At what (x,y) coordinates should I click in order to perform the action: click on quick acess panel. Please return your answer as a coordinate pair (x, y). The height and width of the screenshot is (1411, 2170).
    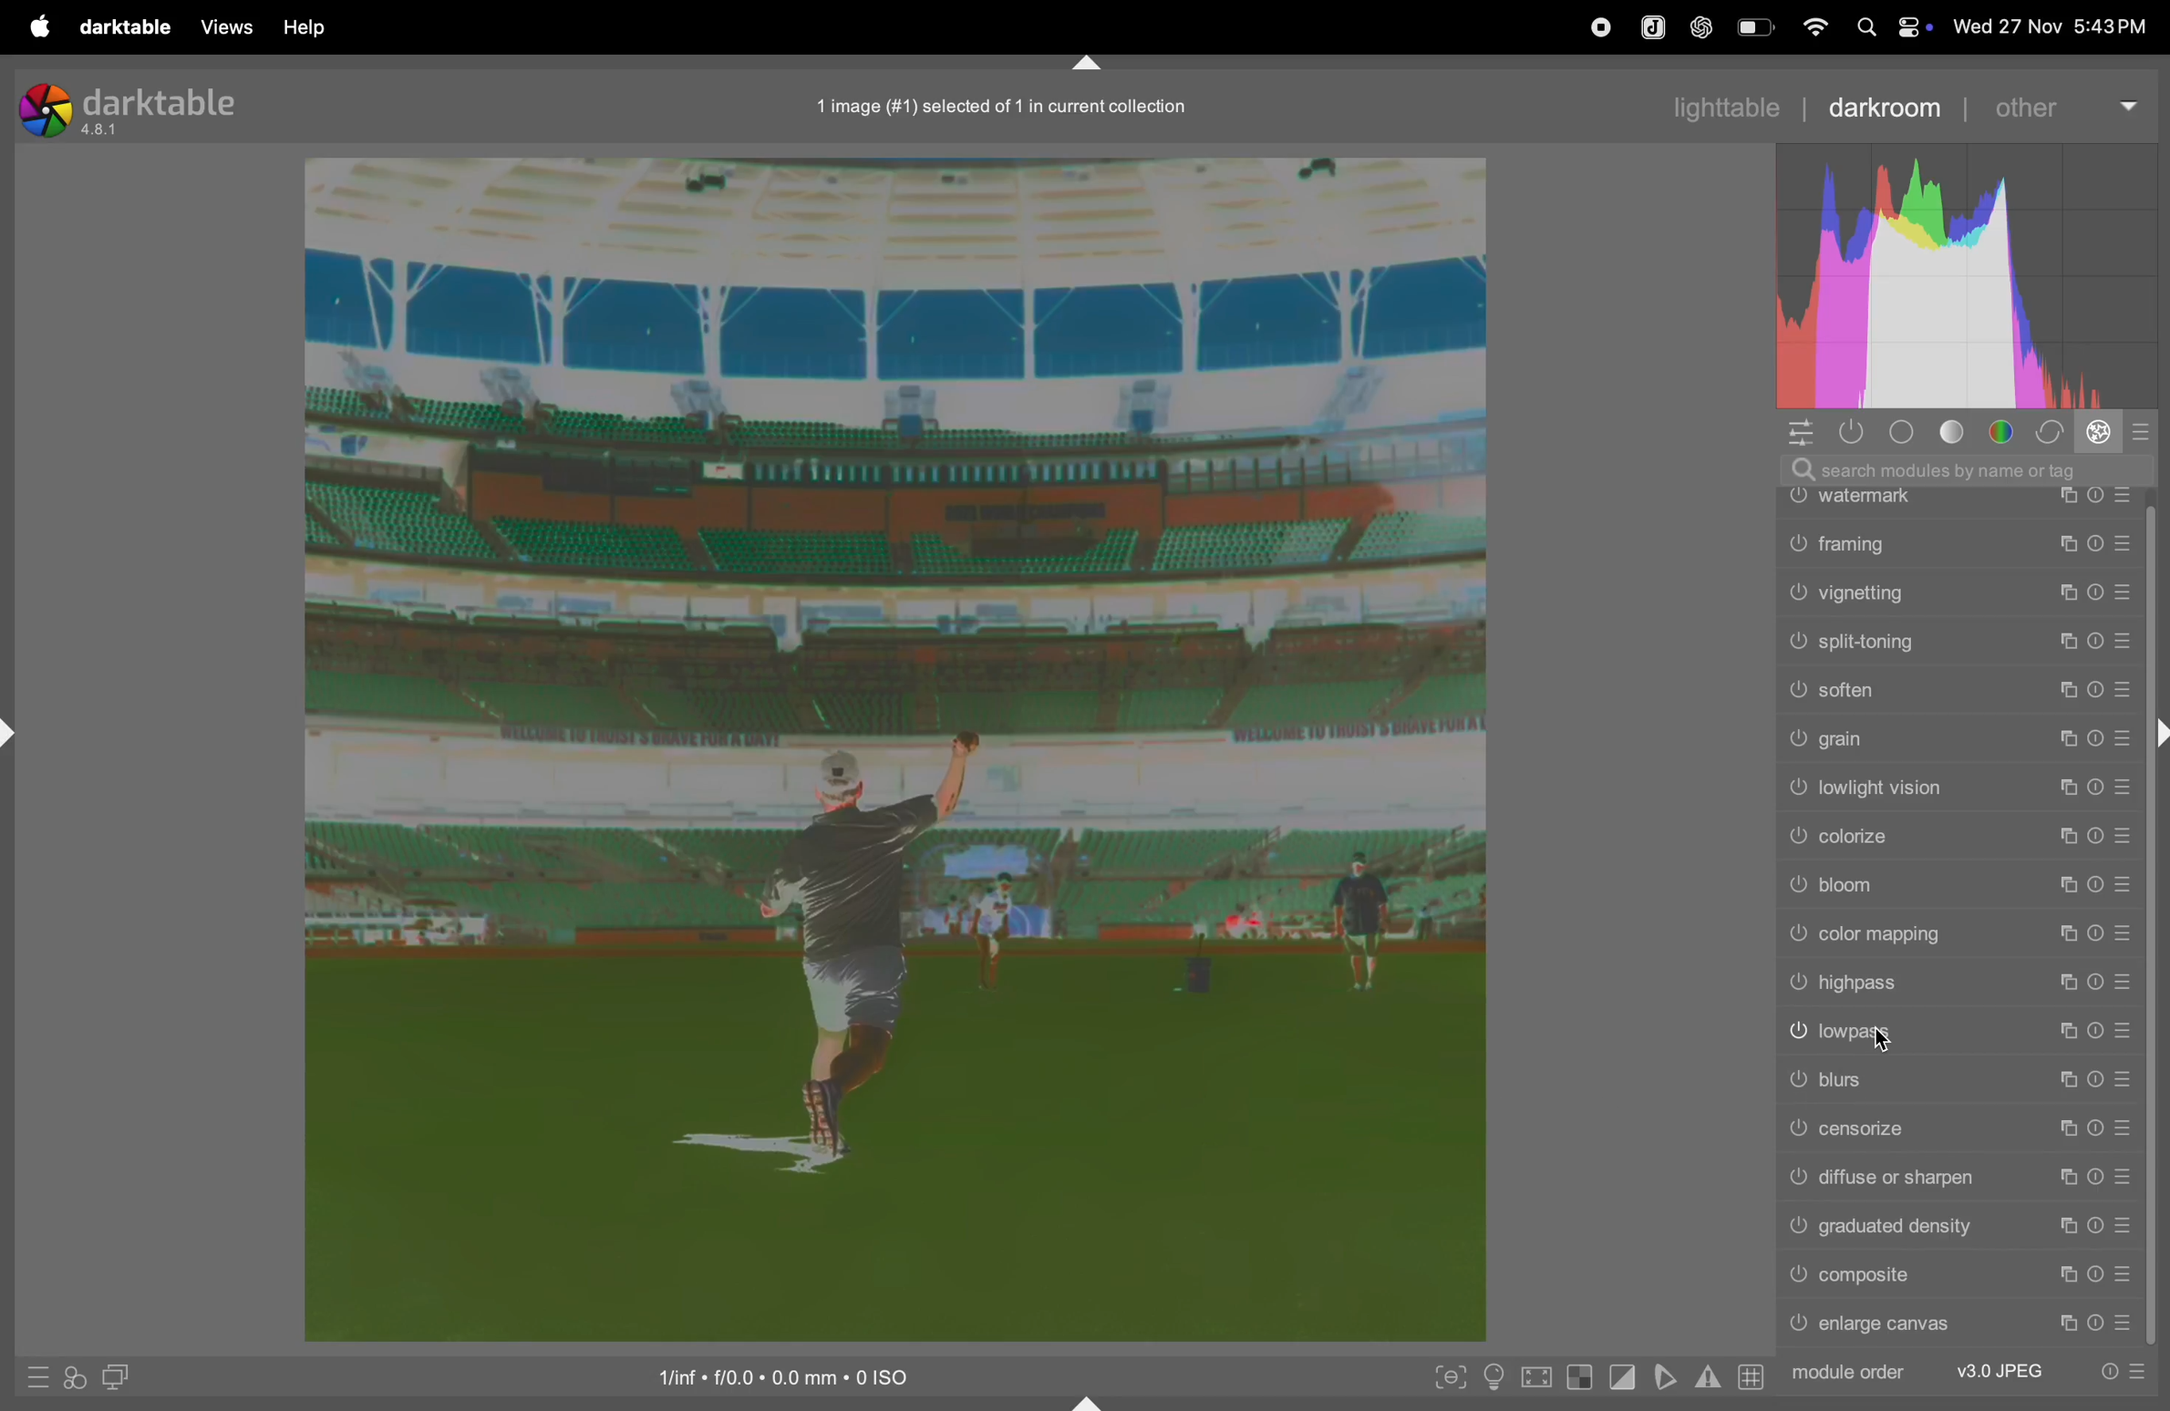
    Looking at the image, I should click on (1794, 433).